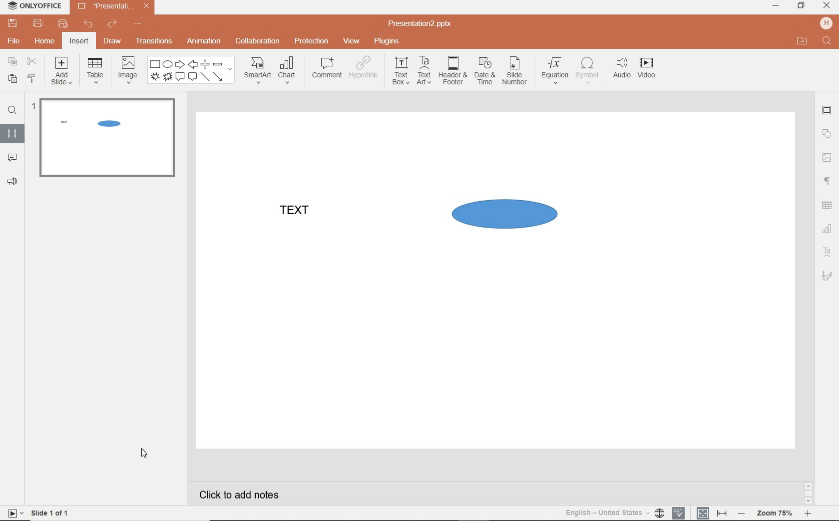 The width and height of the screenshot is (839, 521). Describe the element at coordinates (241, 494) in the screenshot. I see `CLICK TO ADD NOTES` at that location.